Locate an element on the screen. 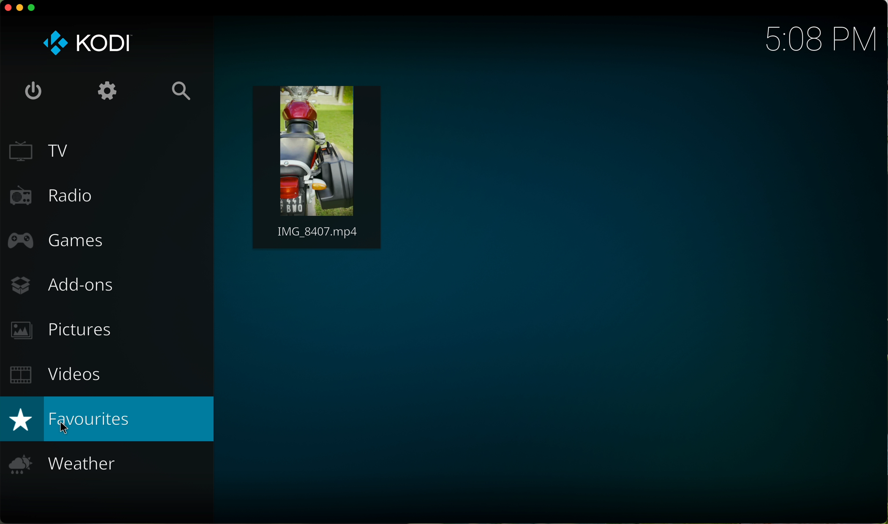  click on favourites is located at coordinates (109, 419).